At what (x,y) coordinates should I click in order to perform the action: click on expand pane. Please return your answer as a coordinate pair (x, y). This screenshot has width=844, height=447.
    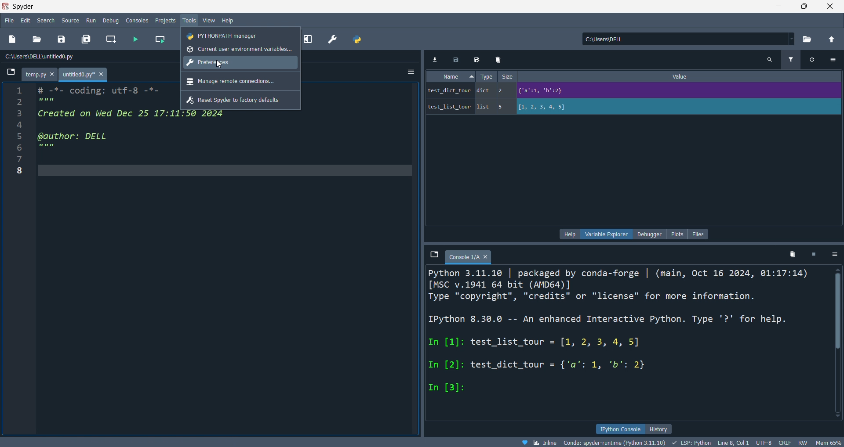
    Looking at the image, I should click on (312, 40).